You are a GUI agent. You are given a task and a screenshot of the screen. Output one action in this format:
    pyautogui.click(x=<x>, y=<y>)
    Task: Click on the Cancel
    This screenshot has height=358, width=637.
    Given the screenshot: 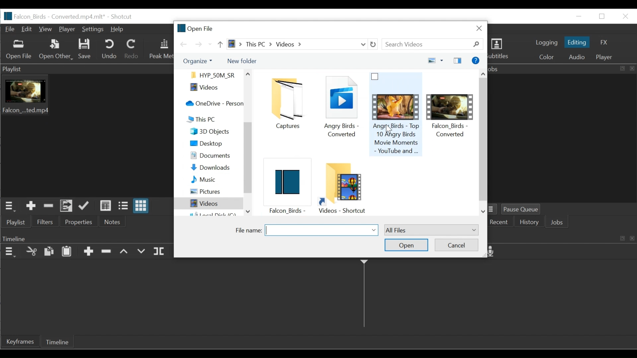 What is the action you would take?
    pyautogui.click(x=457, y=244)
    